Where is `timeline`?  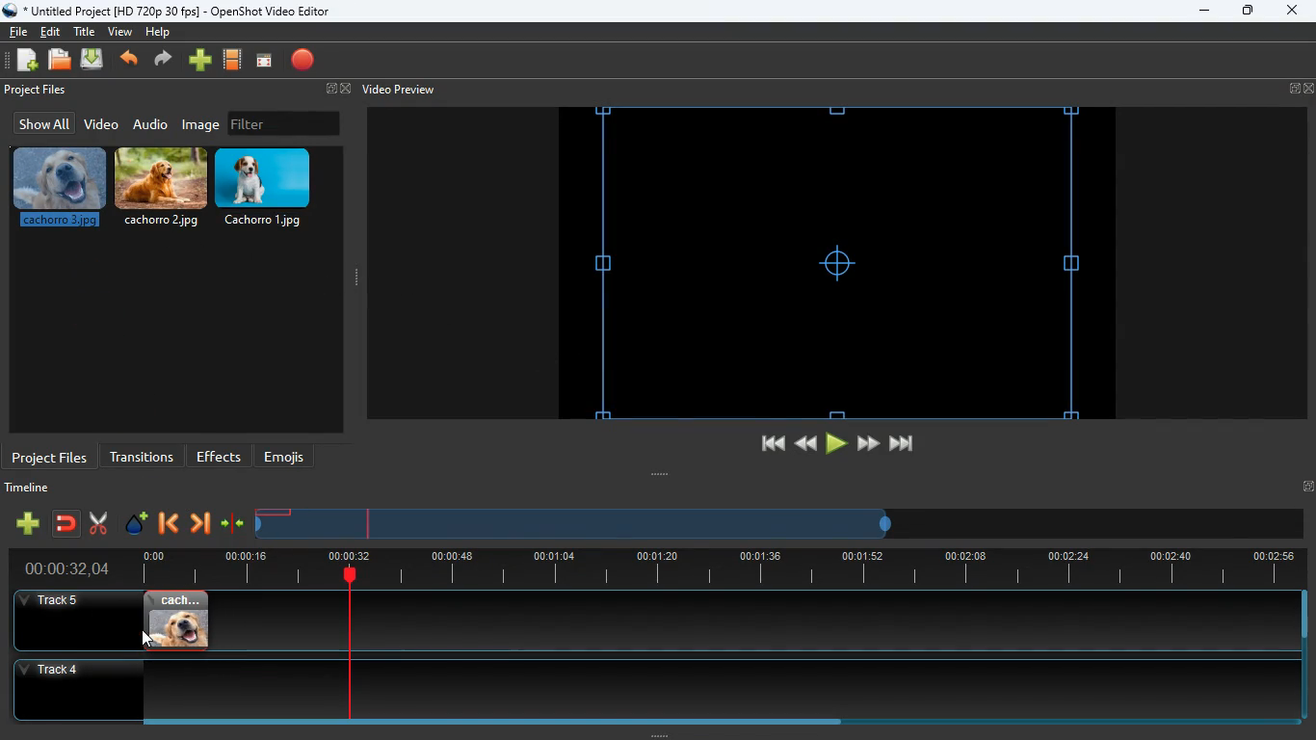 timeline is located at coordinates (32, 490).